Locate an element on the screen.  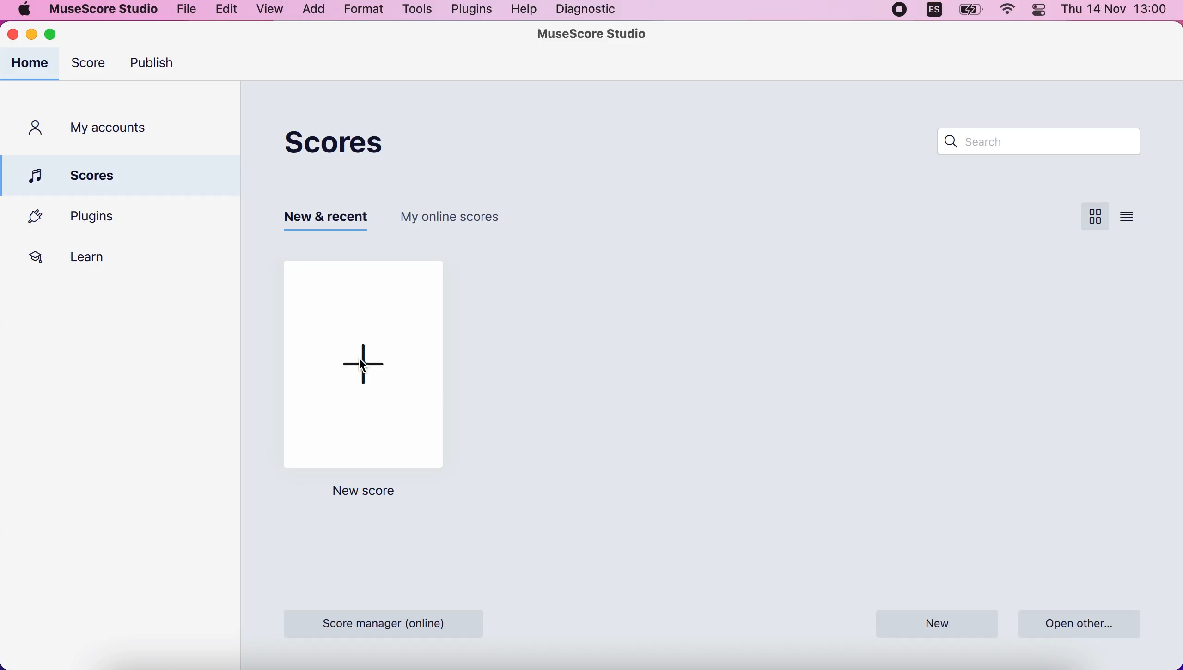
new is located at coordinates (936, 625).